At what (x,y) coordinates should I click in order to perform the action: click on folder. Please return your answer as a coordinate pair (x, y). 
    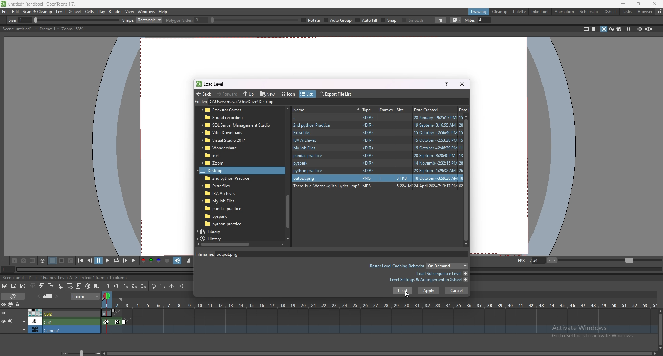
    Looking at the image, I should click on (219, 155).